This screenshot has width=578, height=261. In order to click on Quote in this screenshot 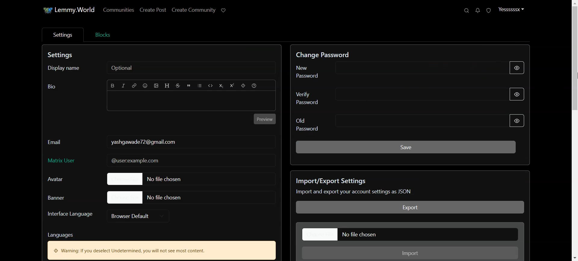, I will do `click(189, 86)`.